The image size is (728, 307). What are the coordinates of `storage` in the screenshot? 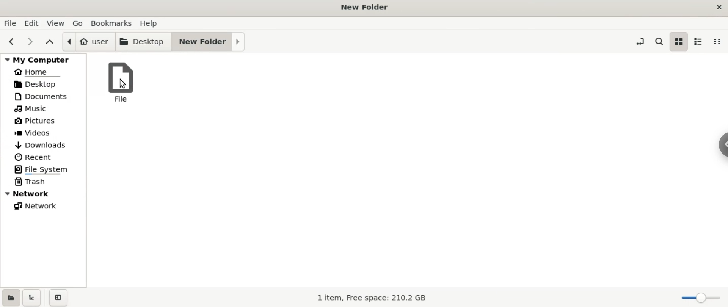 It's located at (374, 298).